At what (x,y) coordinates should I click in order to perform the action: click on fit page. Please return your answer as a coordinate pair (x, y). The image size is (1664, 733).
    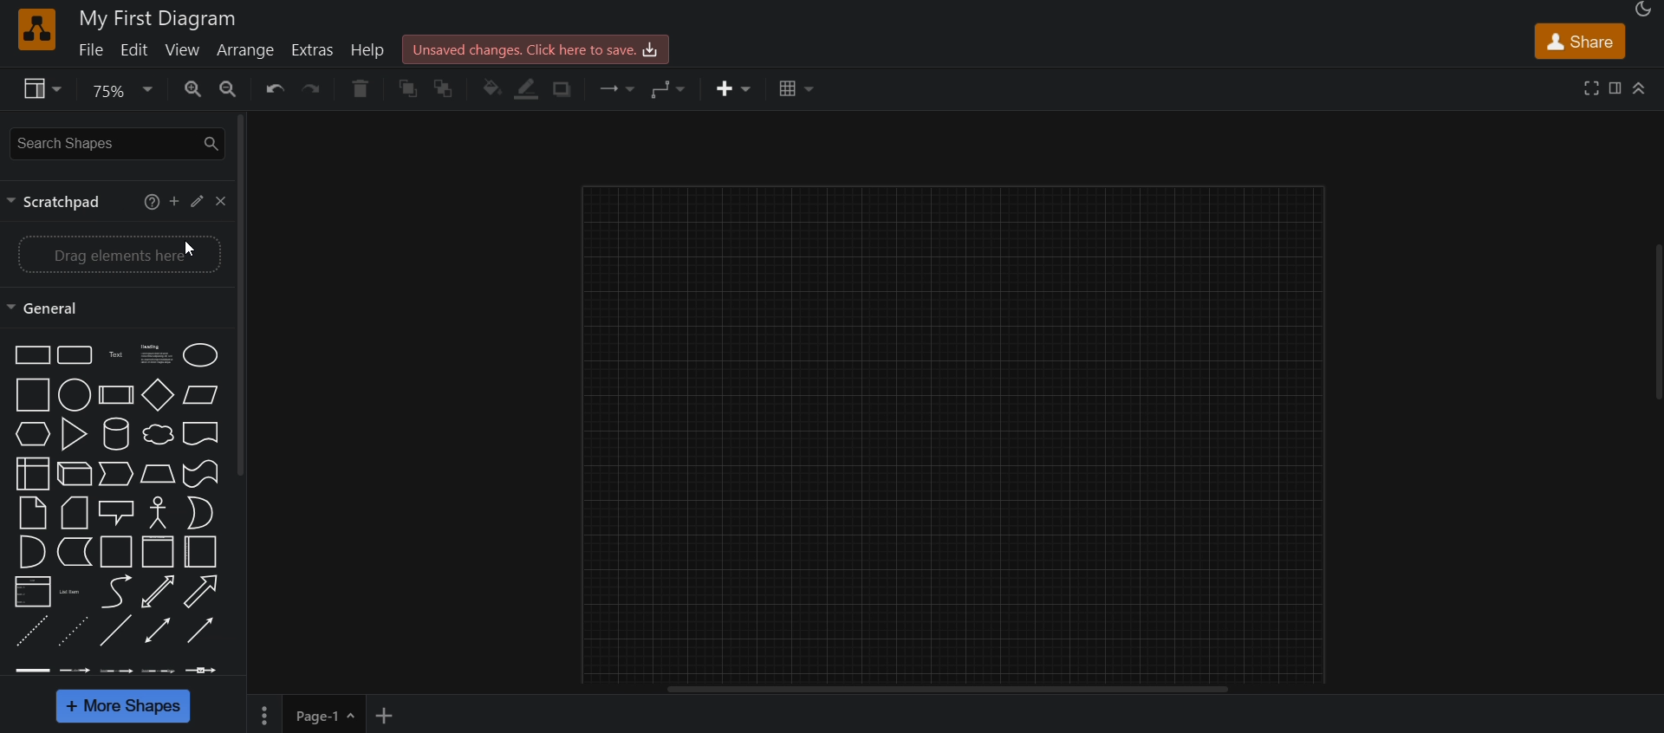
    Looking at the image, I should click on (165, 592).